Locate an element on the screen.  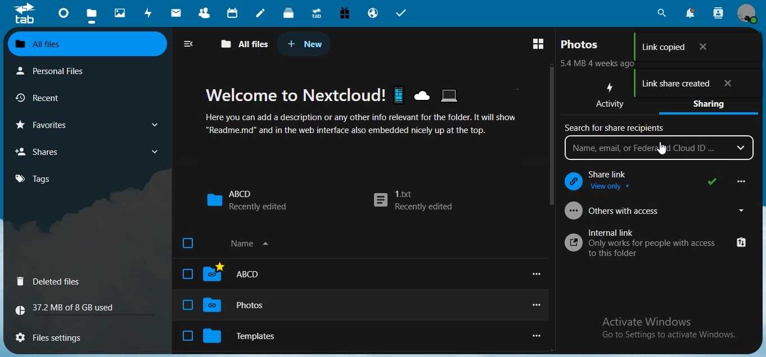
contacts is located at coordinates (208, 14).